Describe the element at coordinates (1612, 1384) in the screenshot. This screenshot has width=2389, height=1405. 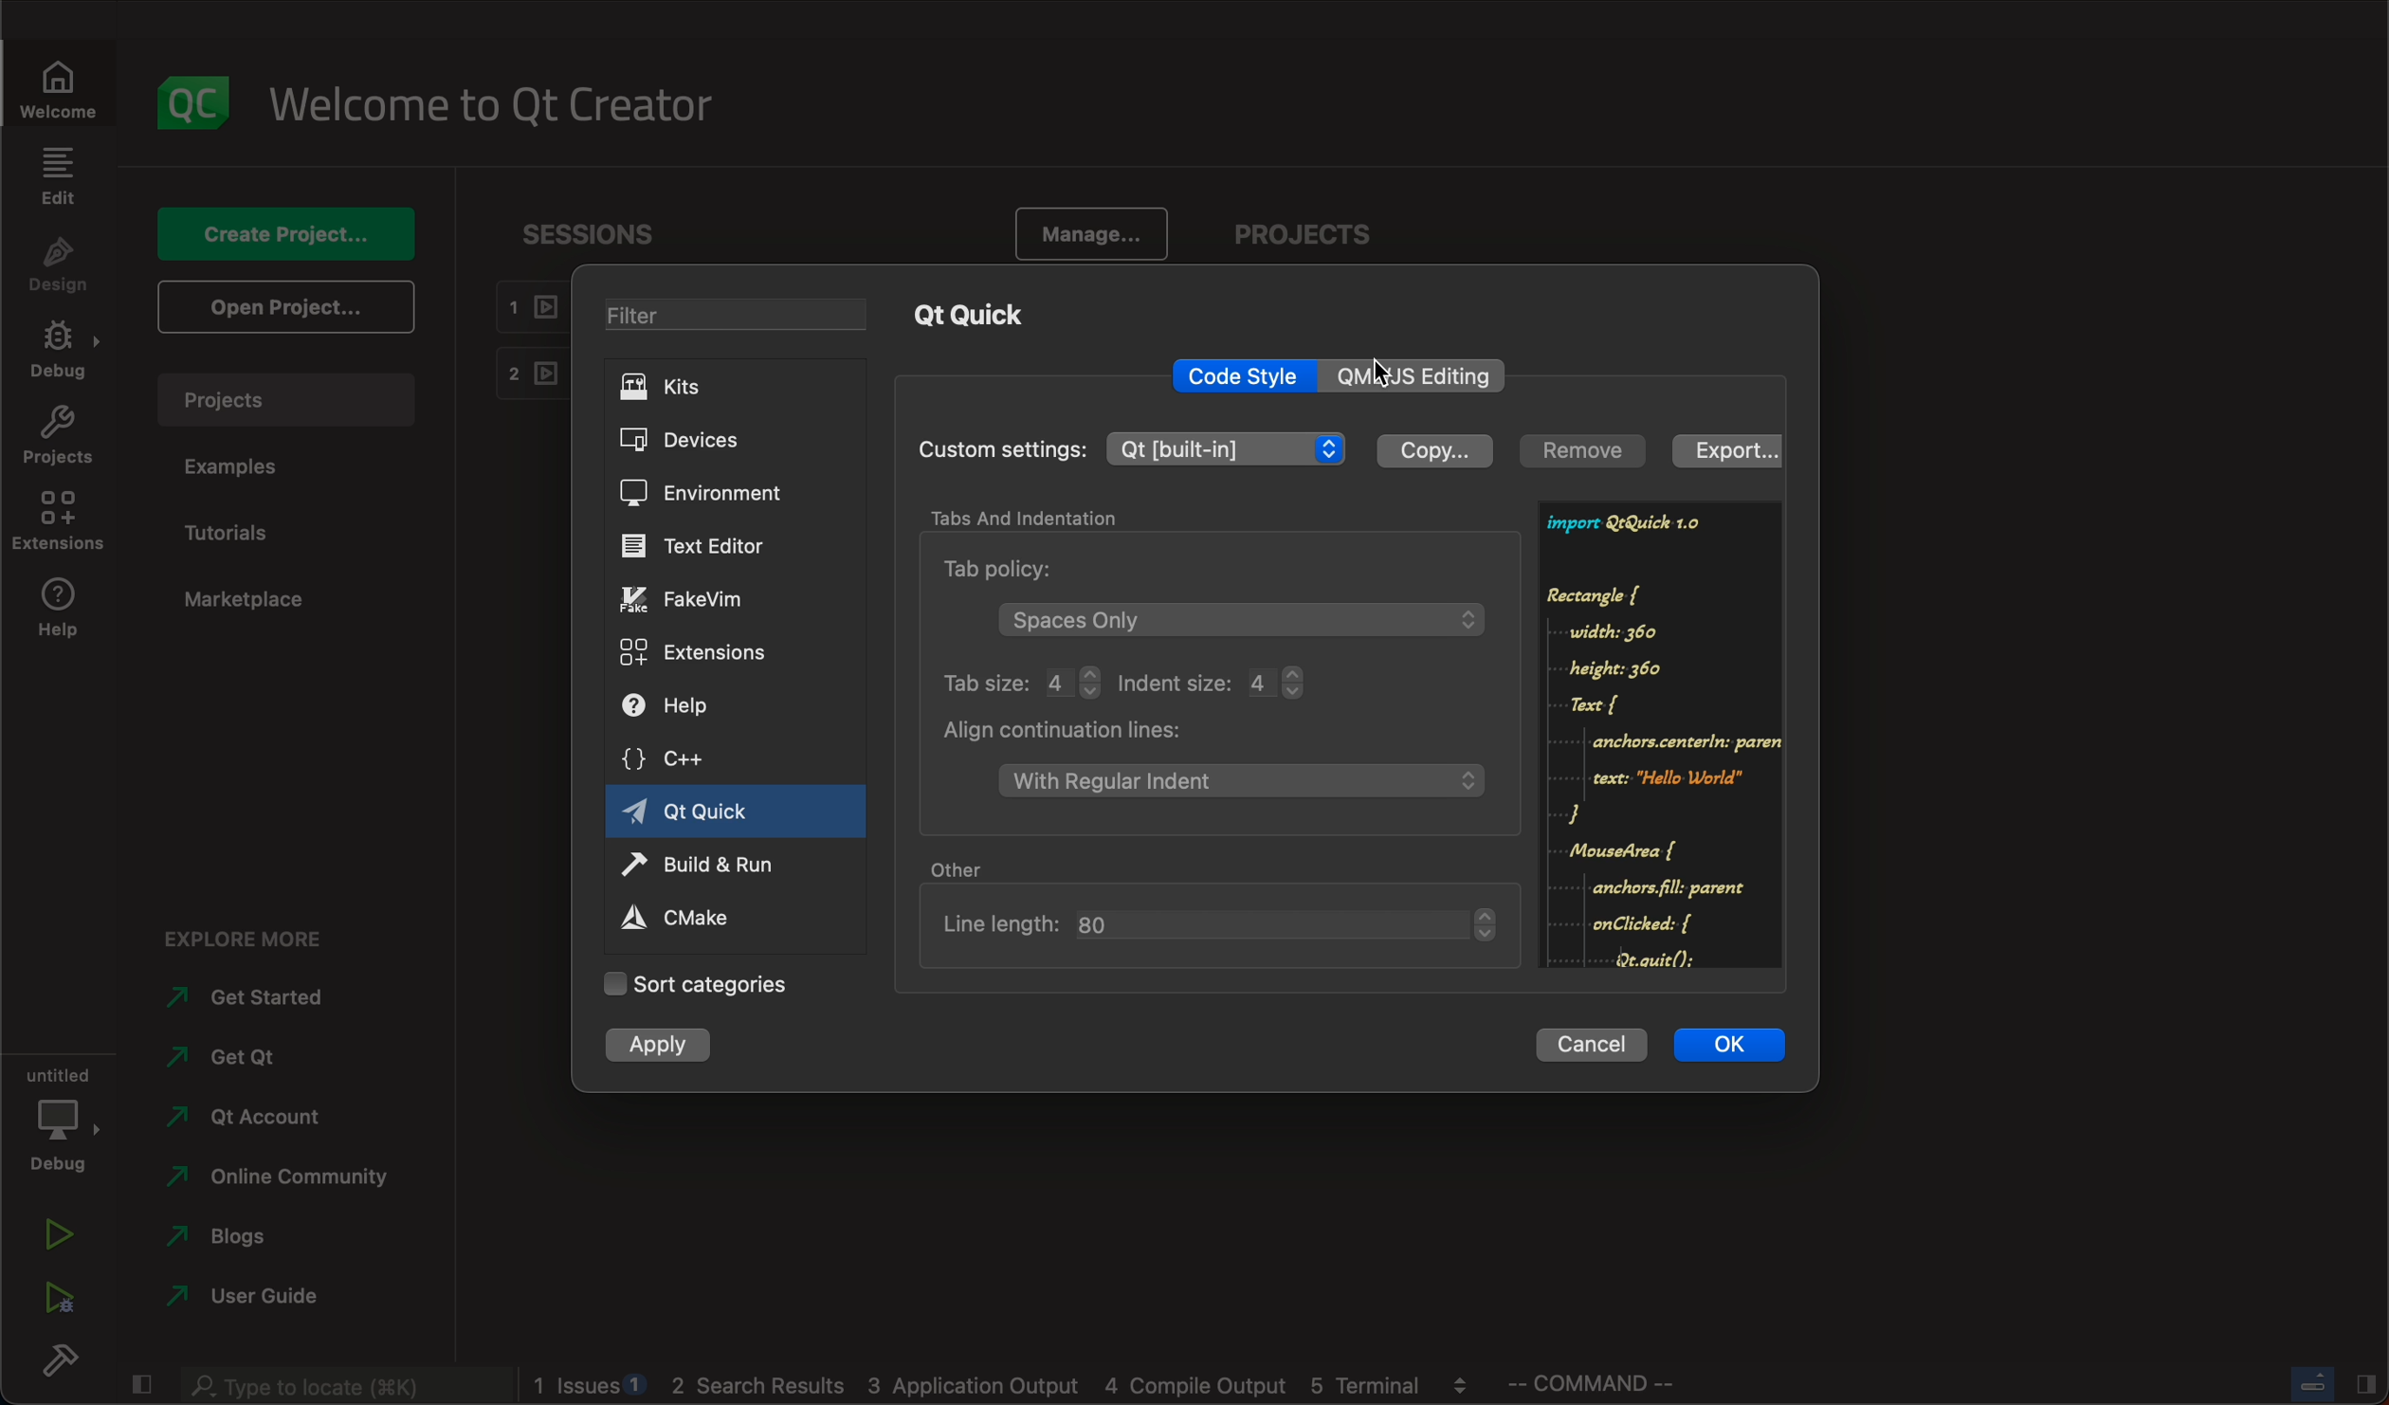
I see `command` at that location.